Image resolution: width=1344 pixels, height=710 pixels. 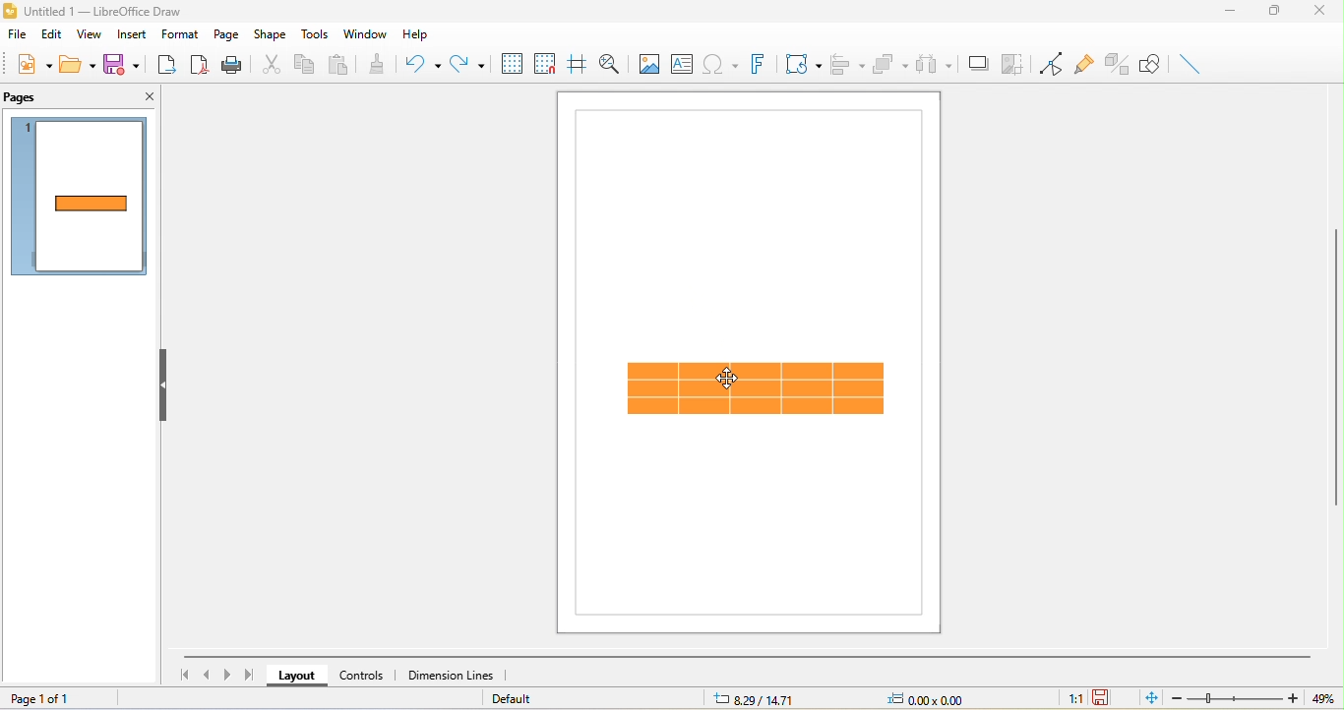 What do you see at coordinates (270, 34) in the screenshot?
I see `shape` at bounding box center [270, 34].